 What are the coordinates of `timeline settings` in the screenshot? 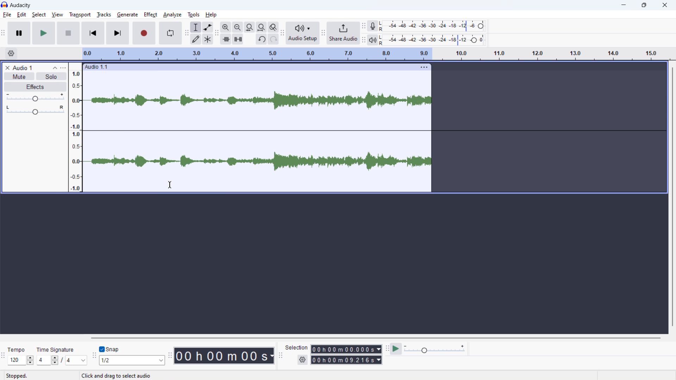 It's located at (11, 54).